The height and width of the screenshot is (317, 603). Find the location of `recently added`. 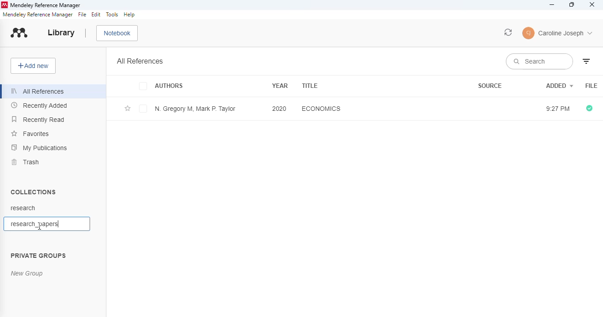

recently added is located at coordinates (40, 105).